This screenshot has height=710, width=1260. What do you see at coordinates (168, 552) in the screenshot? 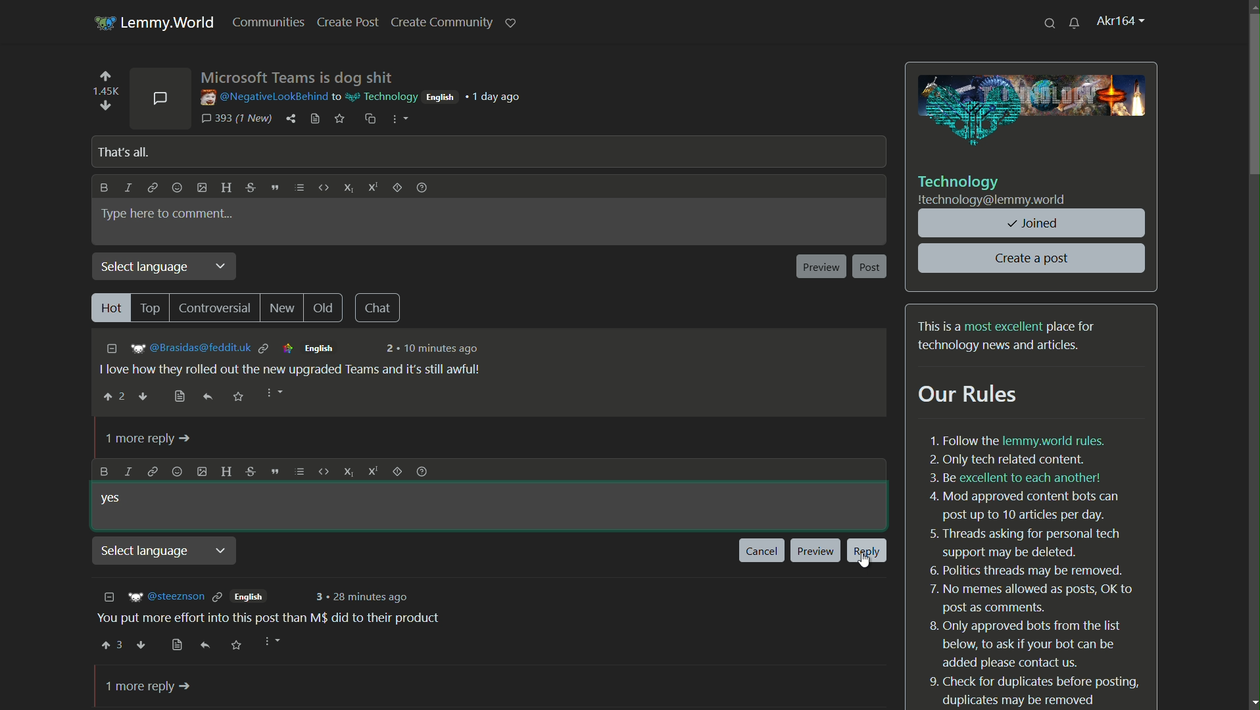
I see `select language dropdown` at bounding box center [168, 552].